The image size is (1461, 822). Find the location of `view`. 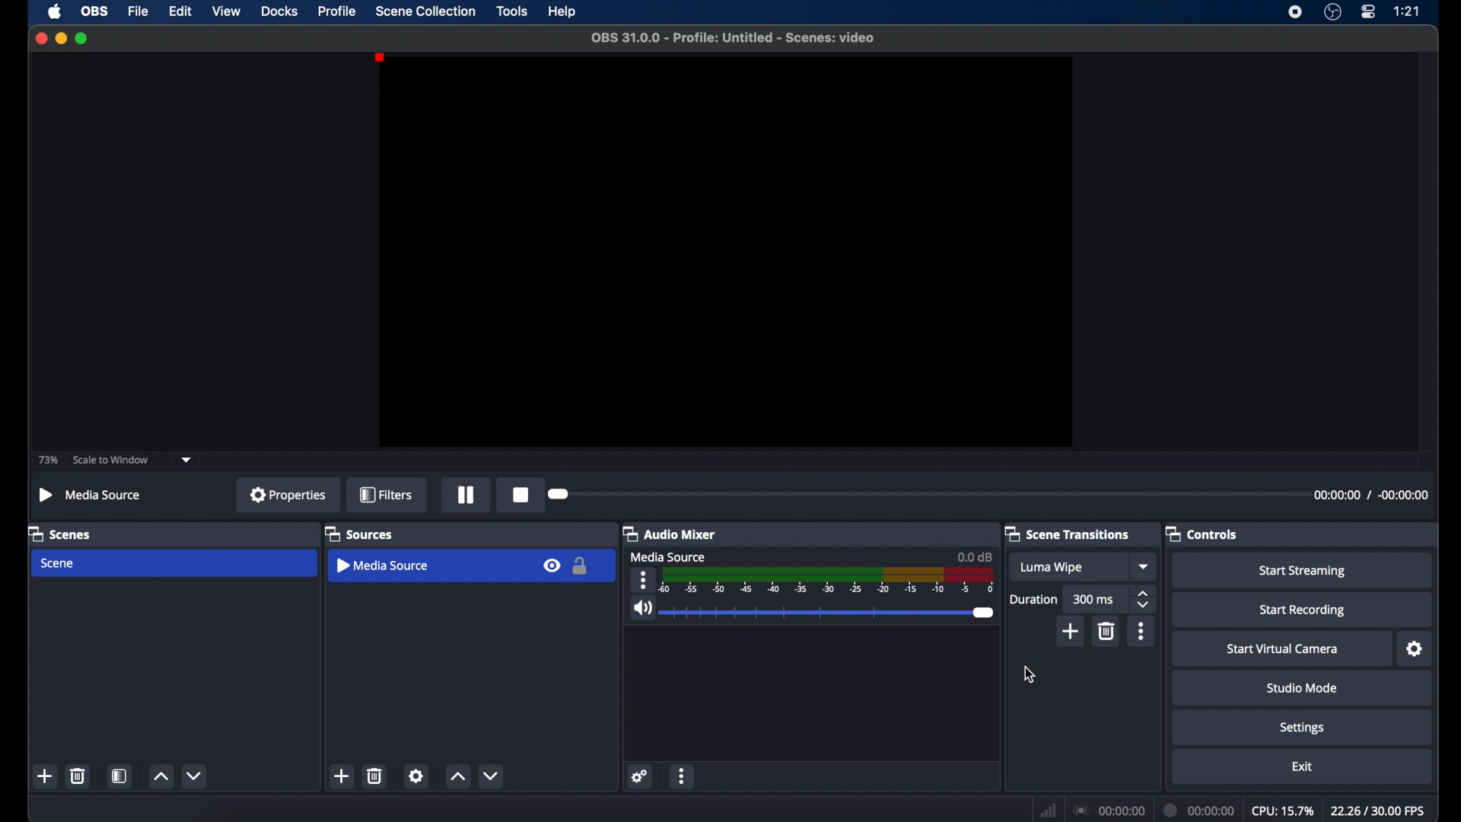

view is located at coordinates (228, 12).